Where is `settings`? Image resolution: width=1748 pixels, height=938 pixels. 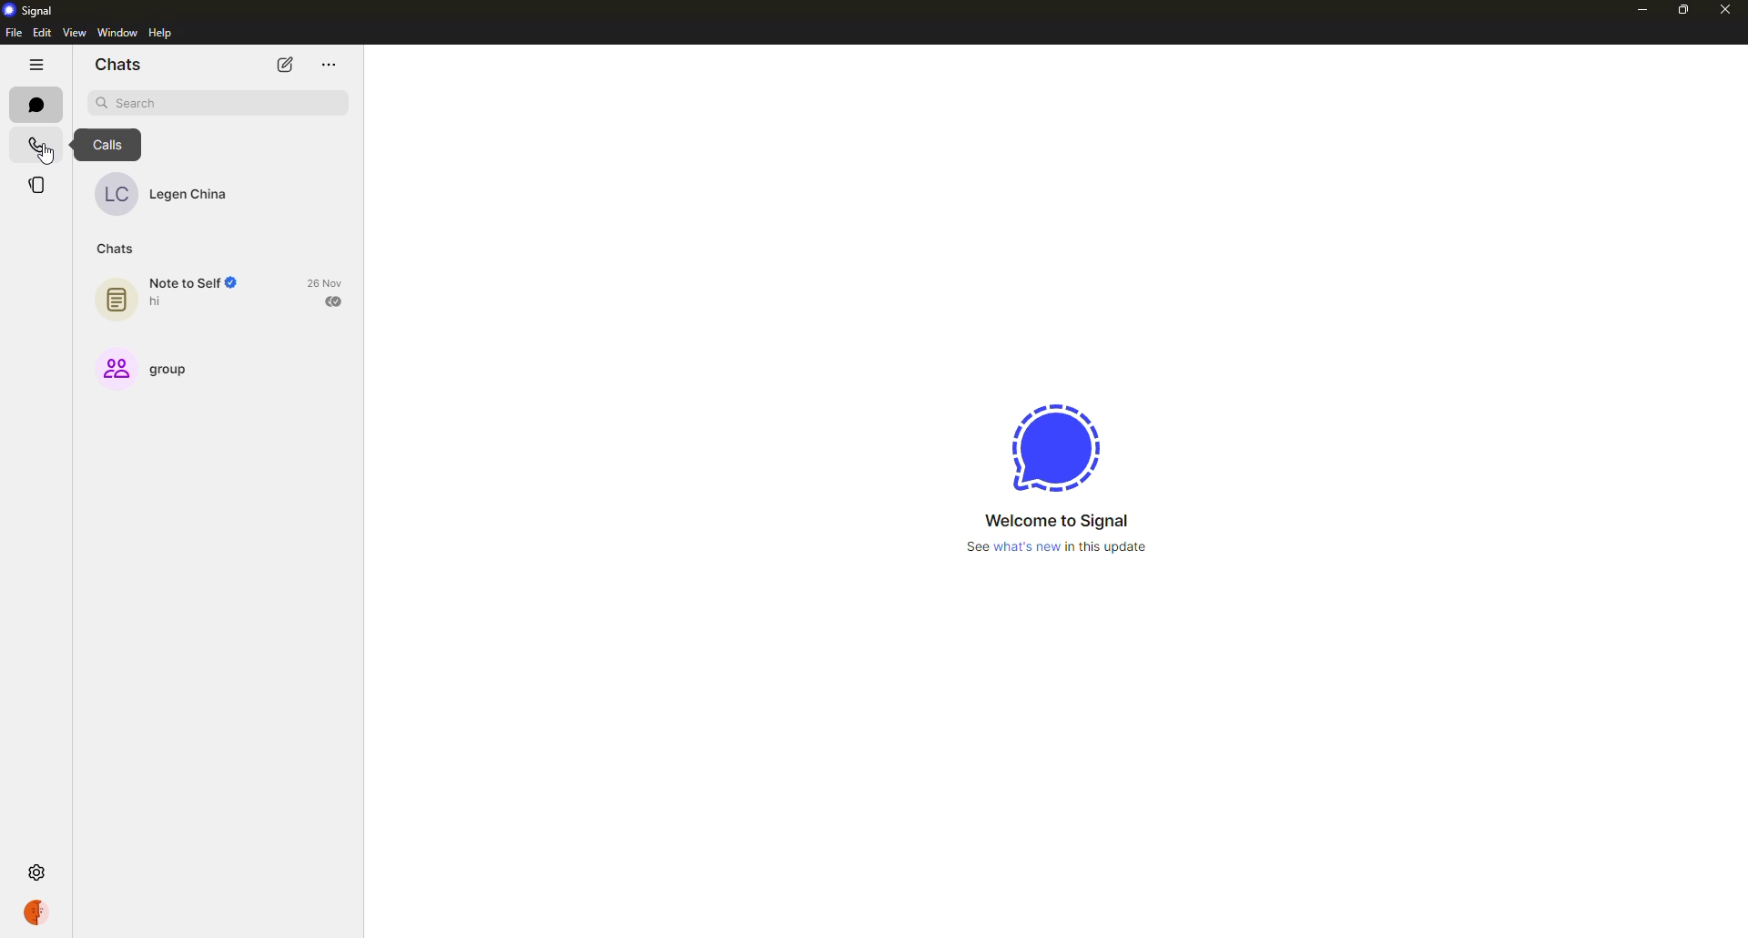
settings is located at coordinates (36, 872).